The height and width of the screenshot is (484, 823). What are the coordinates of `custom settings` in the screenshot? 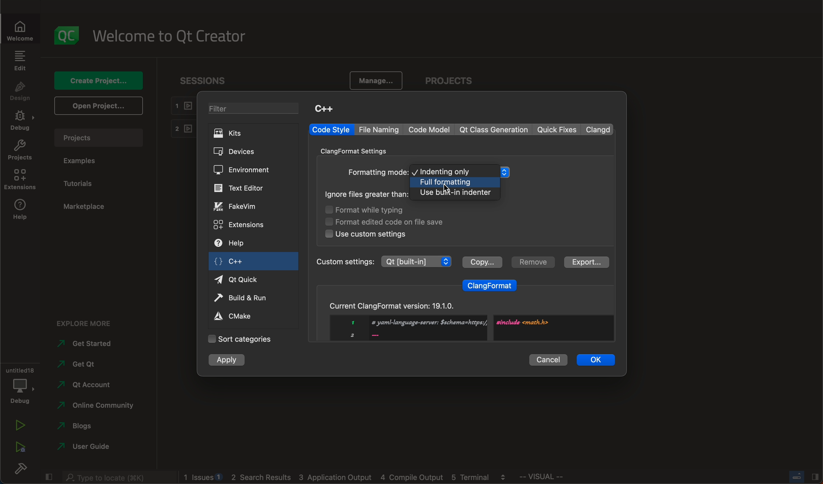 It's located at (366, 234).